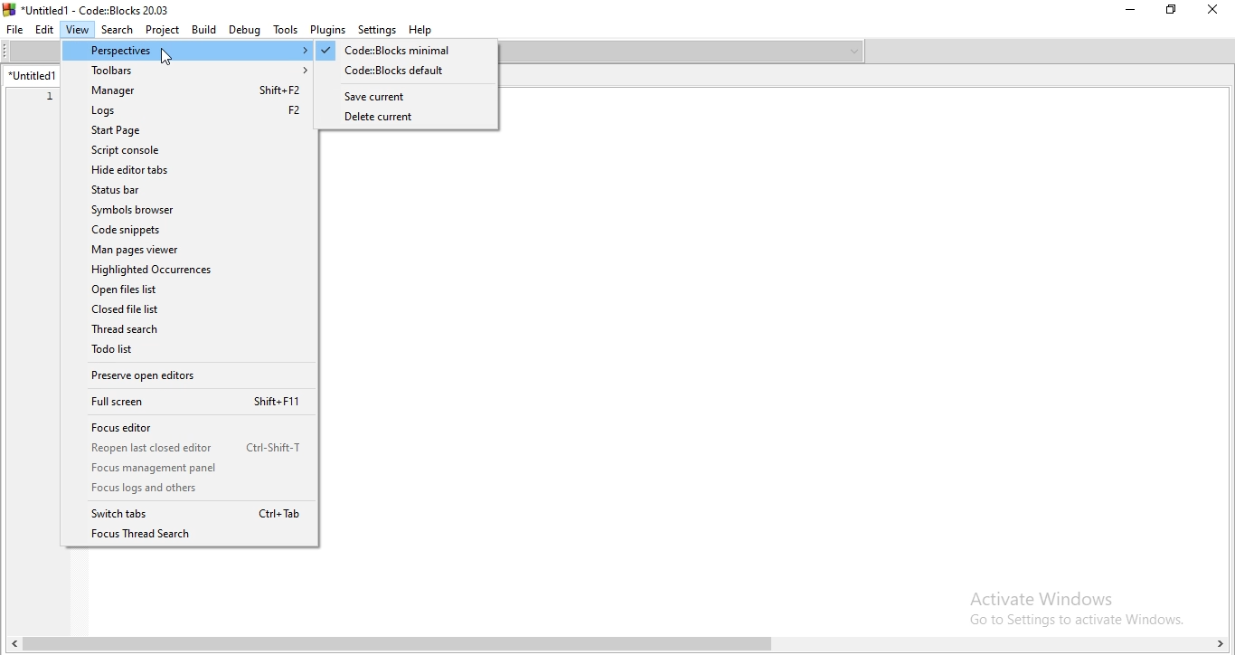  What do you see at coordinates (191, 192) in the screenshot?
I see `Status bar` at bounding box center [191, 192].